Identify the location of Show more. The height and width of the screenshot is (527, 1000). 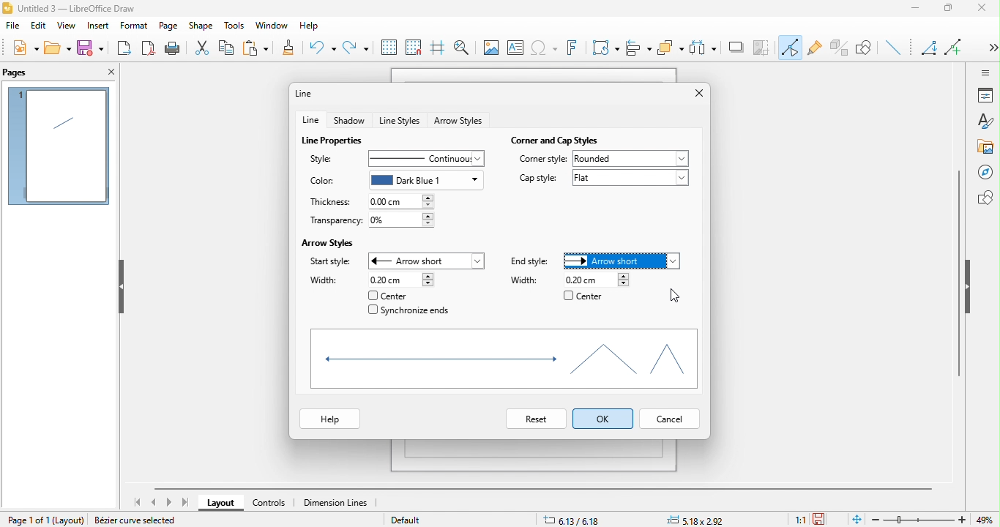
(988, 42).